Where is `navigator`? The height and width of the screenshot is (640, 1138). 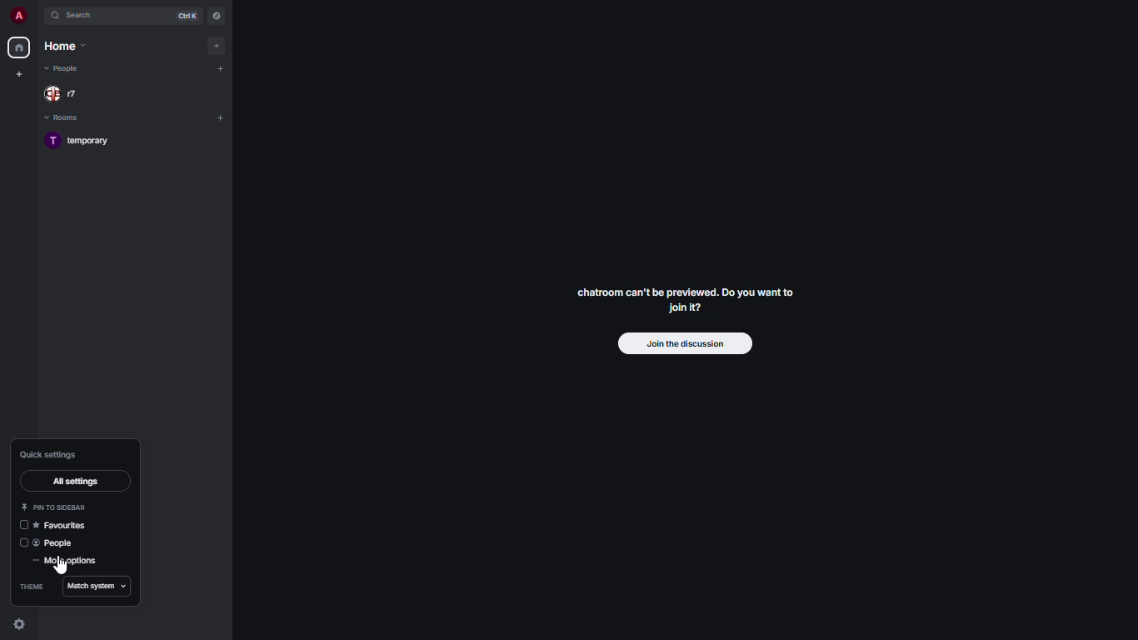 navigator is located at coordinates (218, 15).